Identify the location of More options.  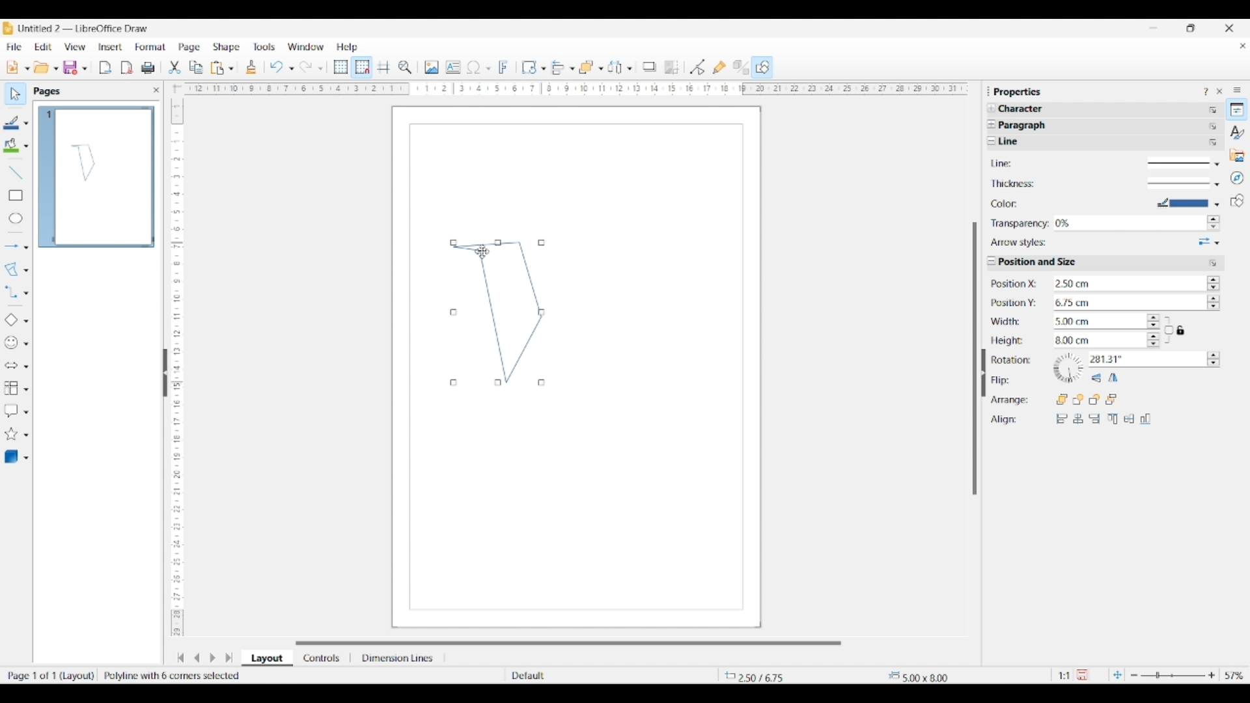
(1214, 143).